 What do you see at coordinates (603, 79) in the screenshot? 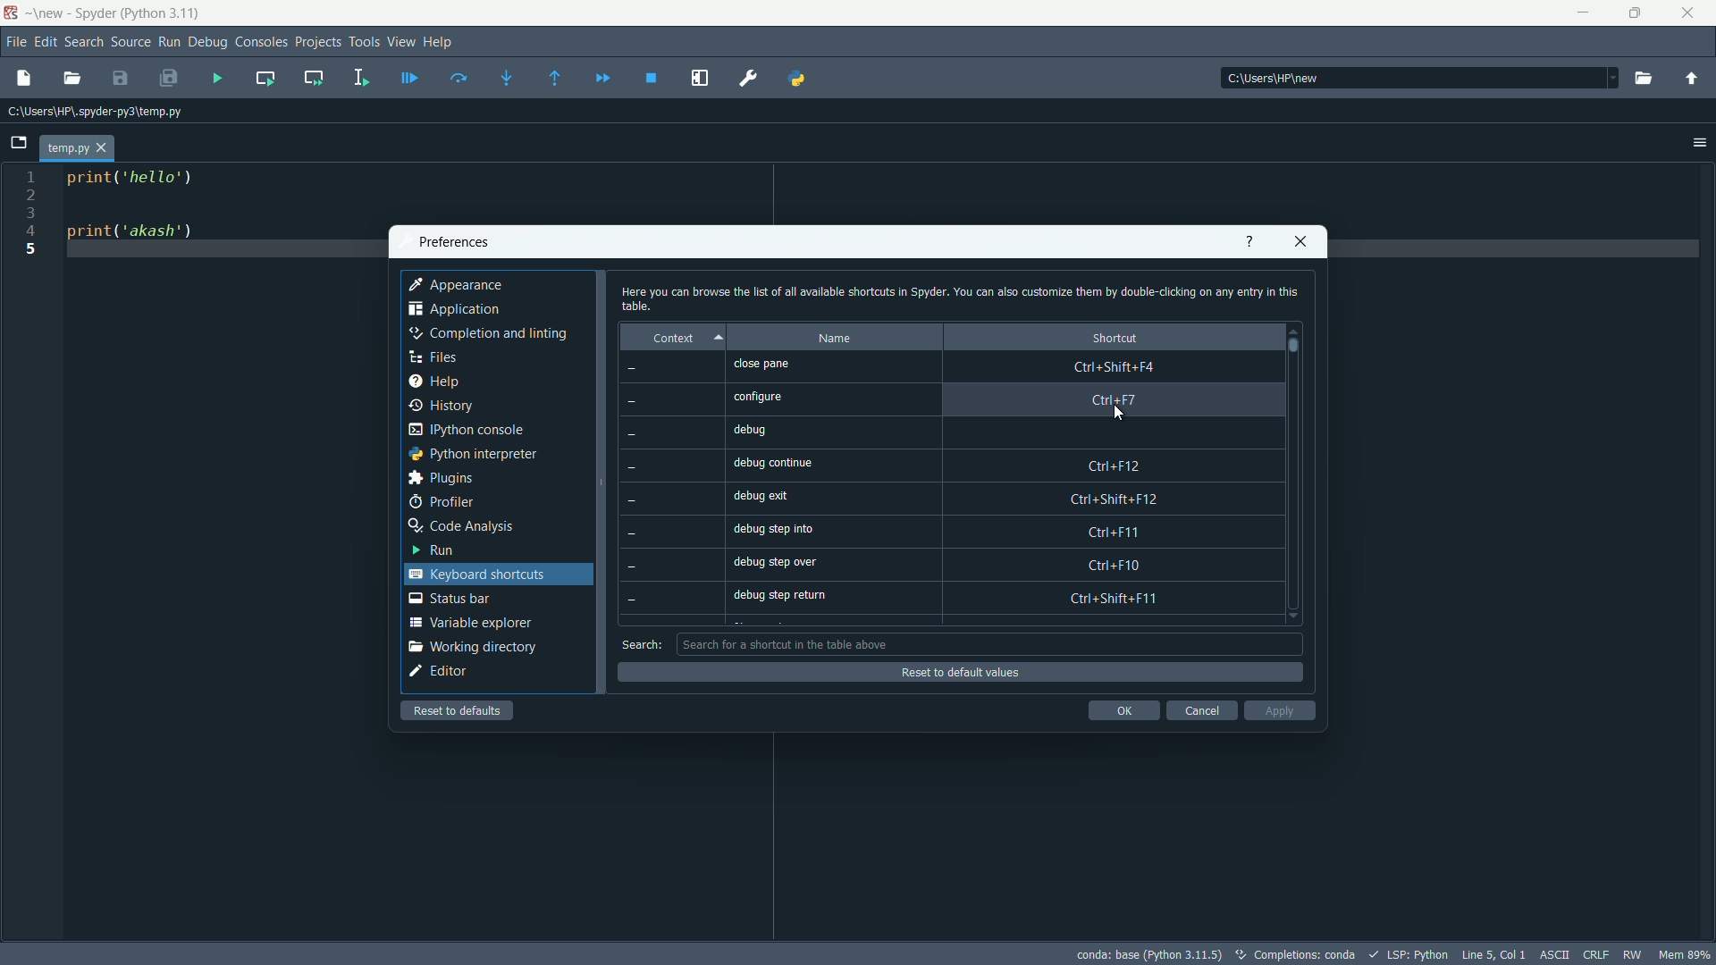
I see `continue execution until next breakdown` at bounding box center [603, 79].